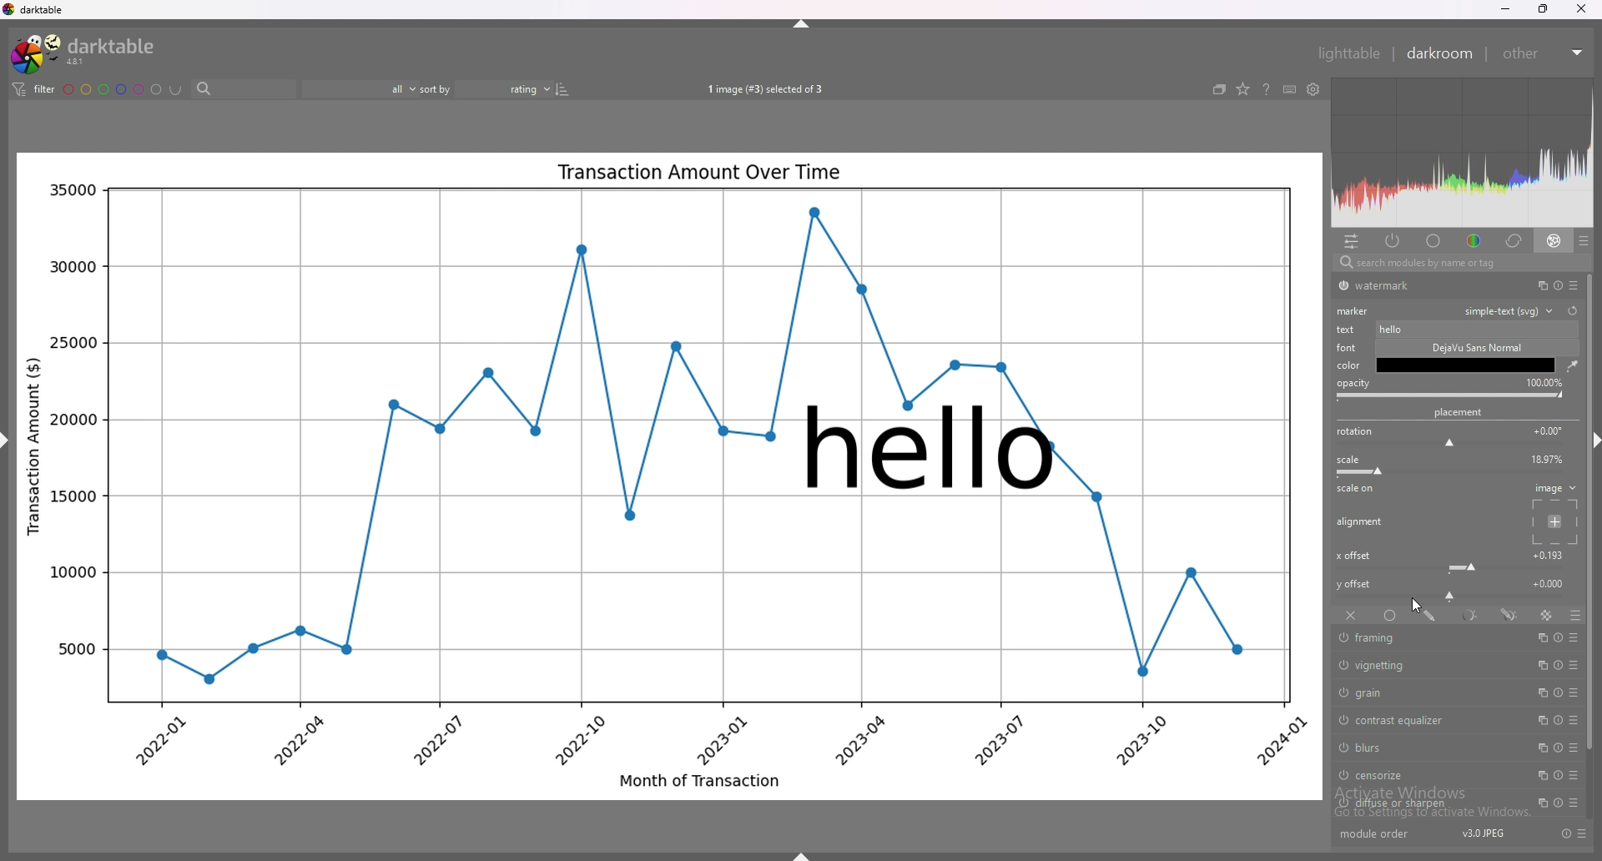  Describe the element at coordinates (1514, 311) in the screenshot. I see `watermark type` at that location.